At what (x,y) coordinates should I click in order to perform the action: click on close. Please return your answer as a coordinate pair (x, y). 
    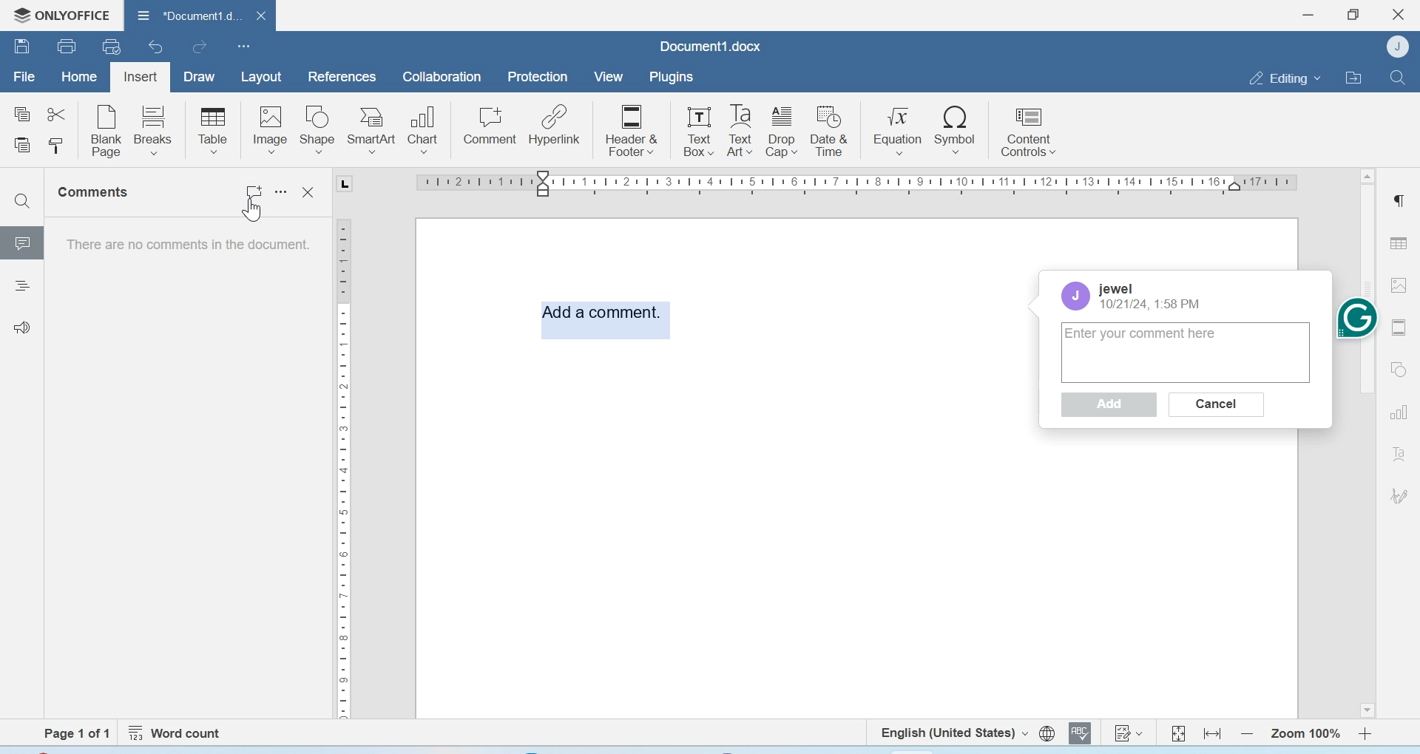
    Looking at the image, I should click on (263, 15).